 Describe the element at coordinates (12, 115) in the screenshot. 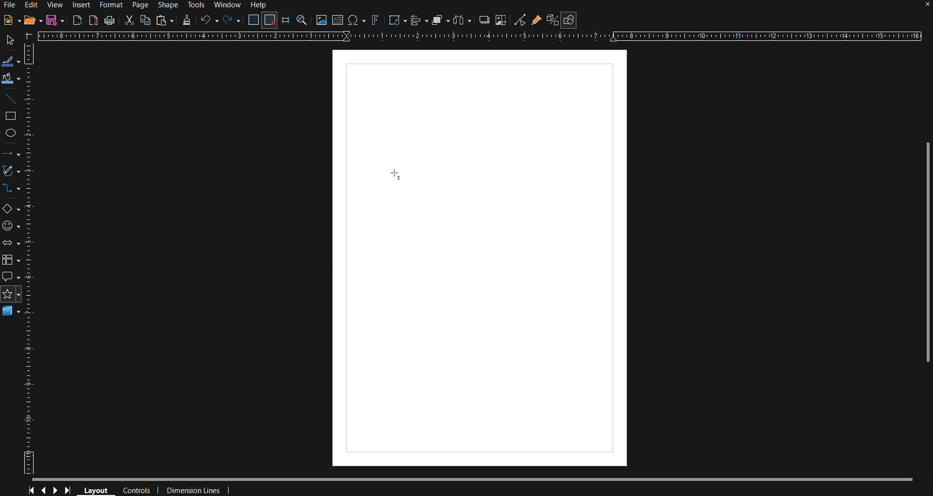

I see `Square` at that location.